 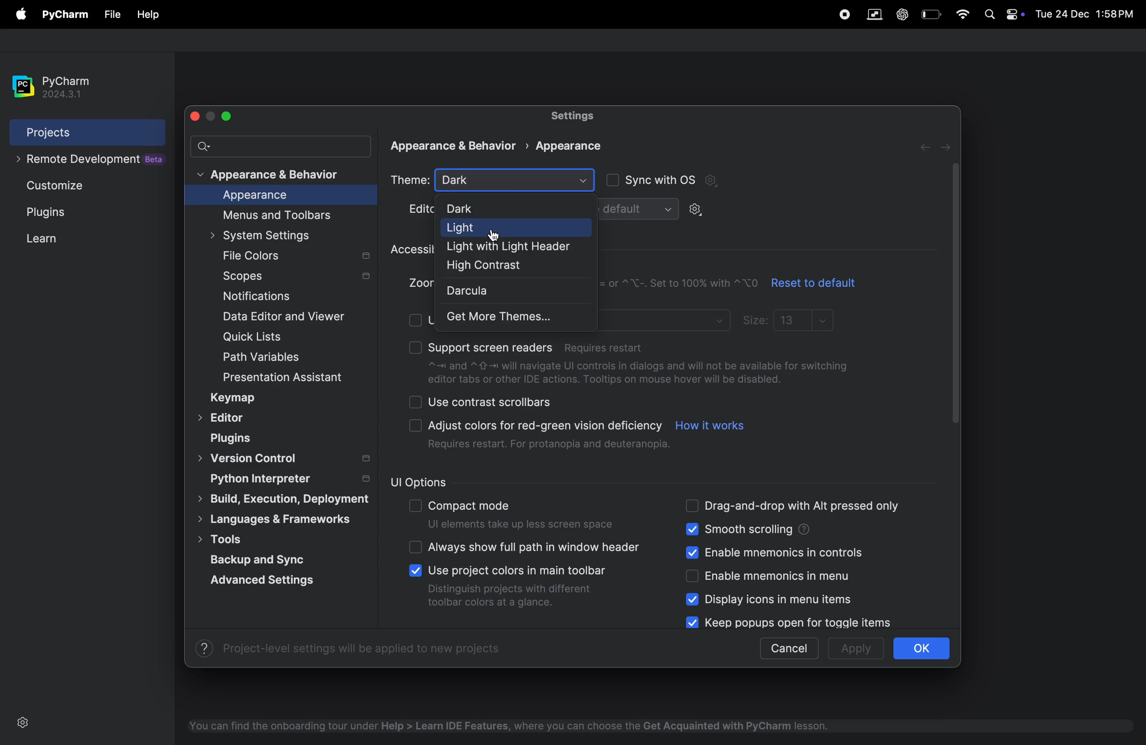 What do you see at coordinates (715, 428) in the screenshot?
I see `how it works` at bounding box center [715, 428].